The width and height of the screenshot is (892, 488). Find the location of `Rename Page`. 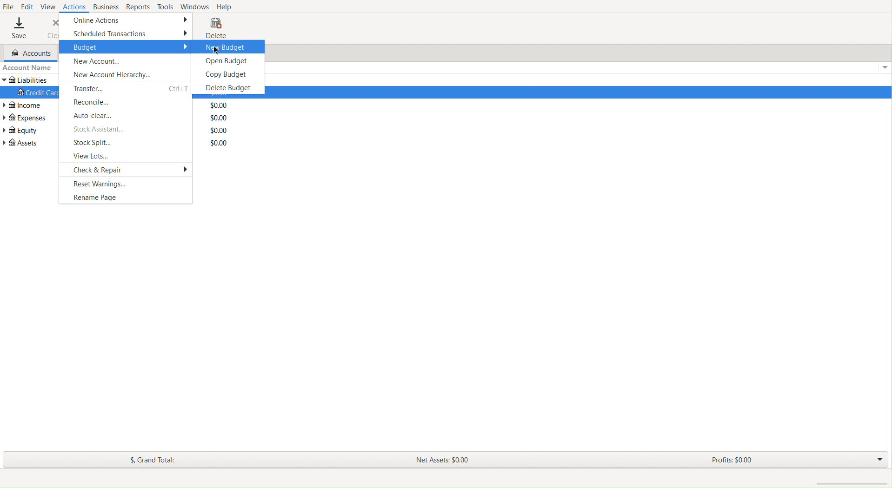

Rename Page is located at coordinates (93, 198).